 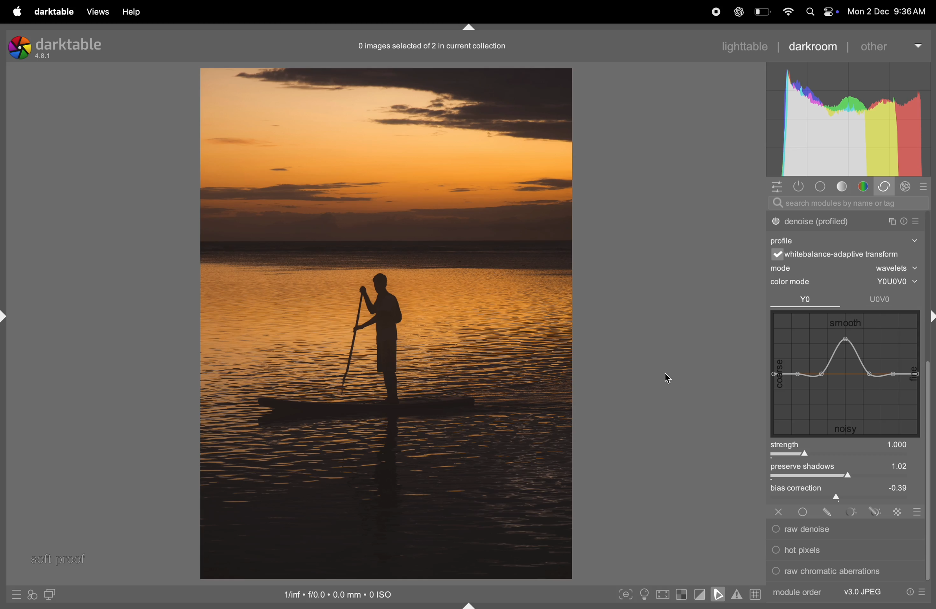 I want to click on bias correction, so click(x=847, y=489).